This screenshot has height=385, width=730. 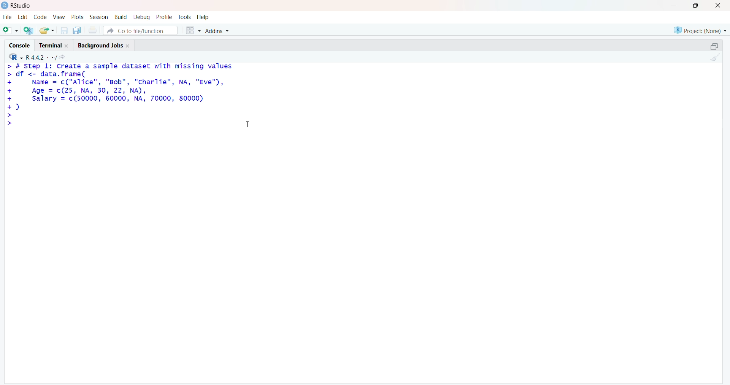 What do you see at coordinates (63, 31) in the screenshot?
I see `Save current document (Ctrl + S)` at bounding box center [63, 31].